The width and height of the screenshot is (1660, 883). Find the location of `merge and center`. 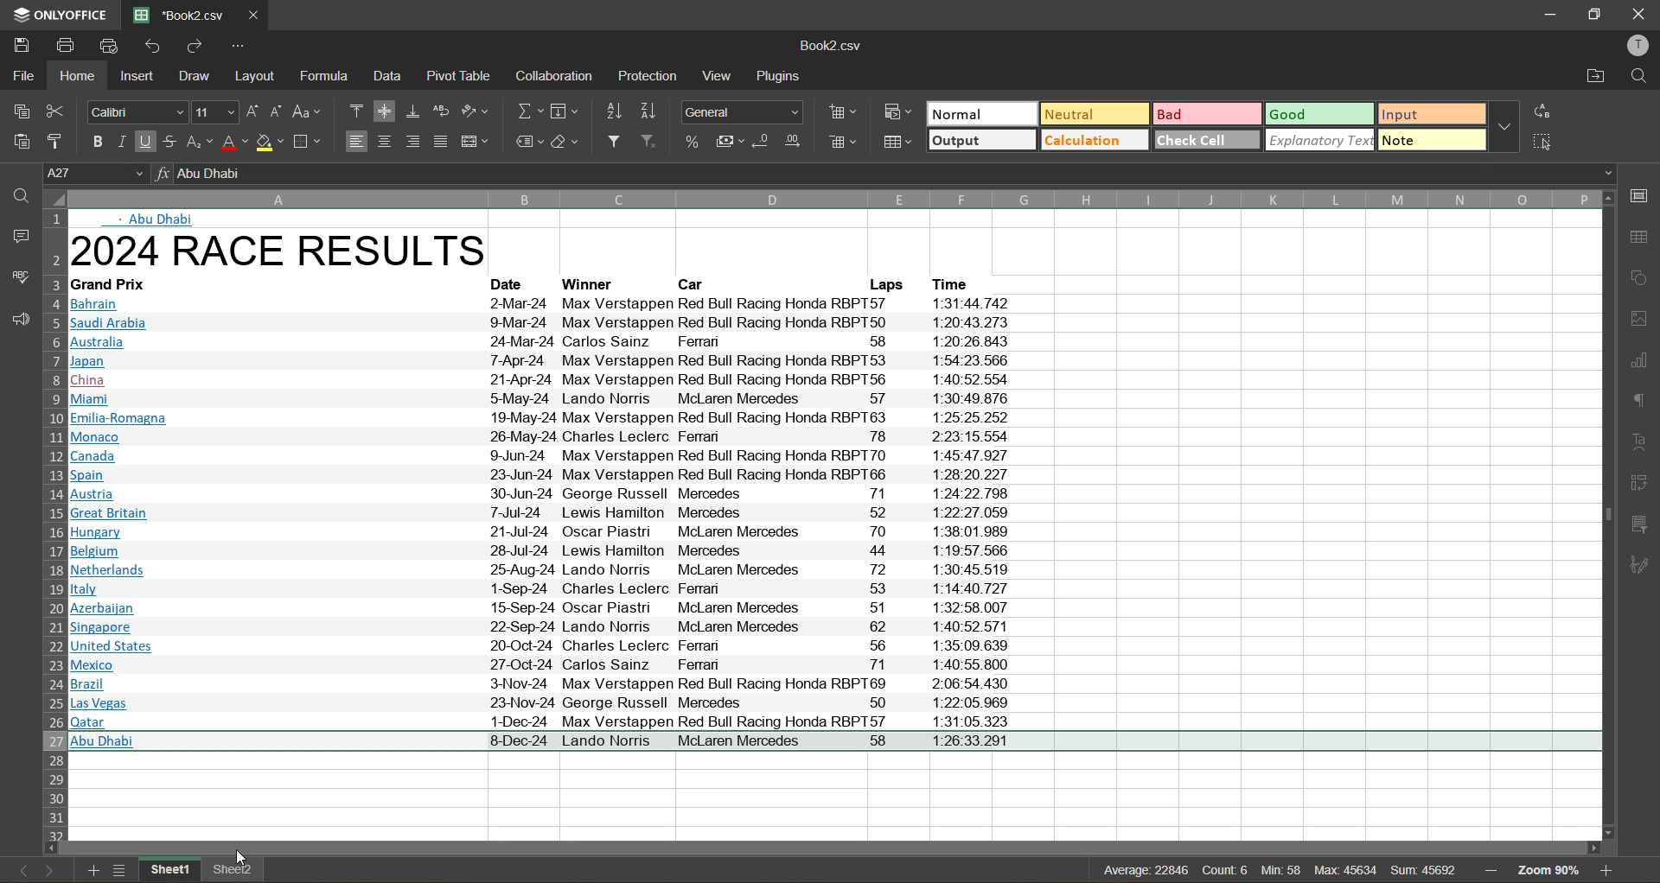

merge and center is located at coordinates (477, 142).